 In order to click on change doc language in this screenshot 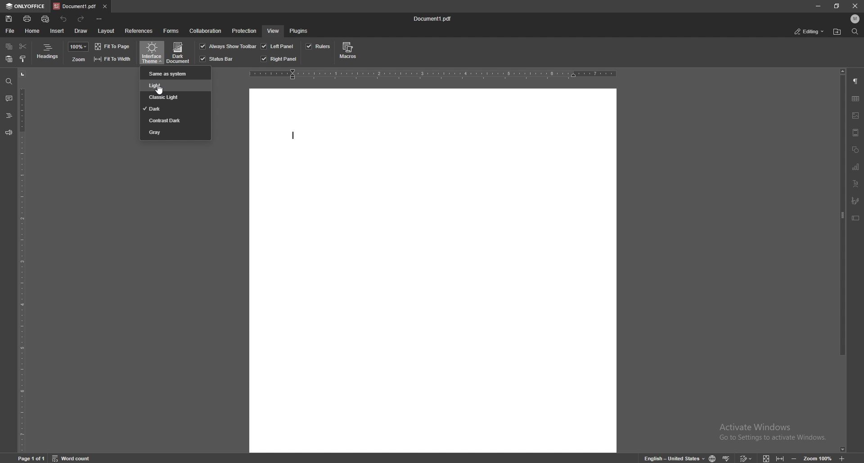, I will do `click(713, 458)`.